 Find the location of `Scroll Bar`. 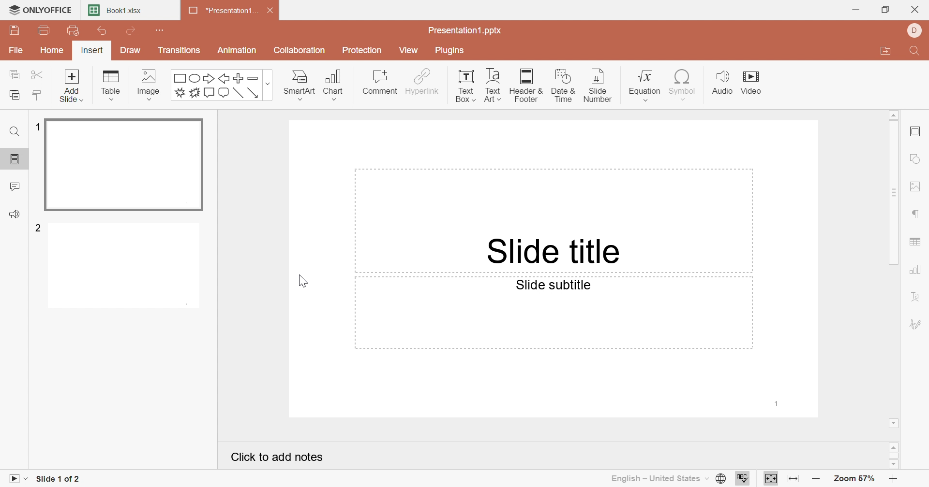

Scroll Bar is located at coordinates (896, 456).